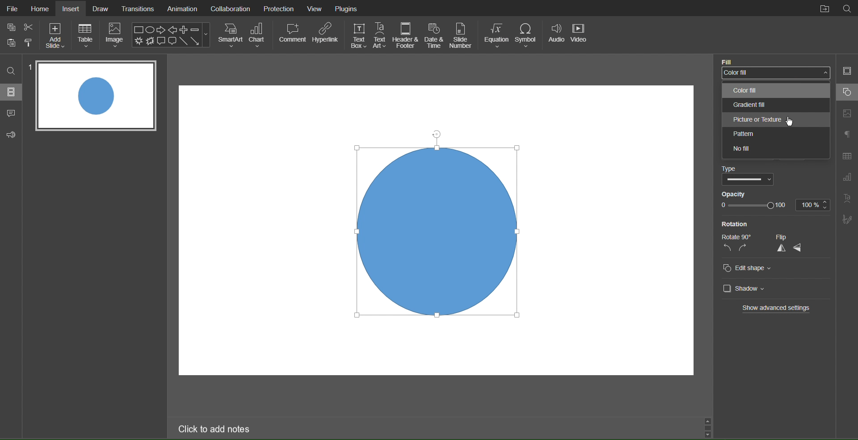 The image size is (858, 440). What do you see at coordinates (13, 93) in the screenshot?
I see `Slides` at bounding box center [13, 93].